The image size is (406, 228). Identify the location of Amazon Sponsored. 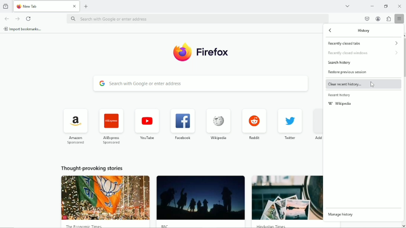
(77, 126).